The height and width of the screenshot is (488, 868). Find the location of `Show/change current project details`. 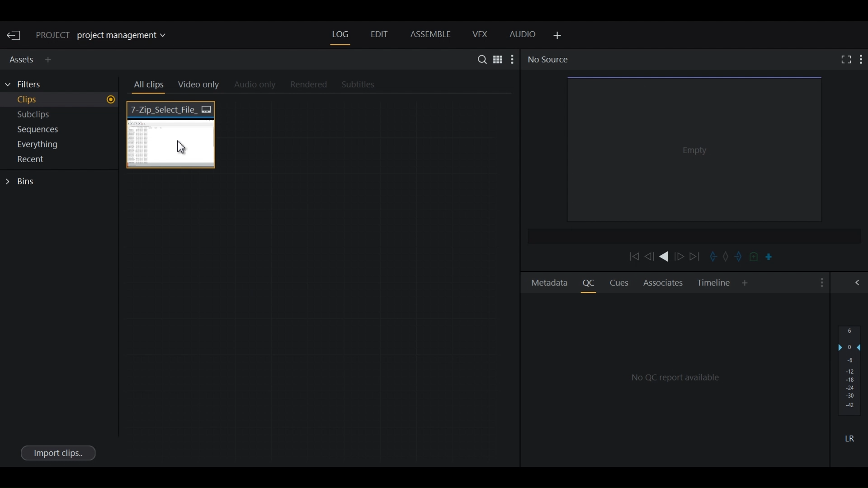

Show/change current project details is located at coordinates (108, 36).